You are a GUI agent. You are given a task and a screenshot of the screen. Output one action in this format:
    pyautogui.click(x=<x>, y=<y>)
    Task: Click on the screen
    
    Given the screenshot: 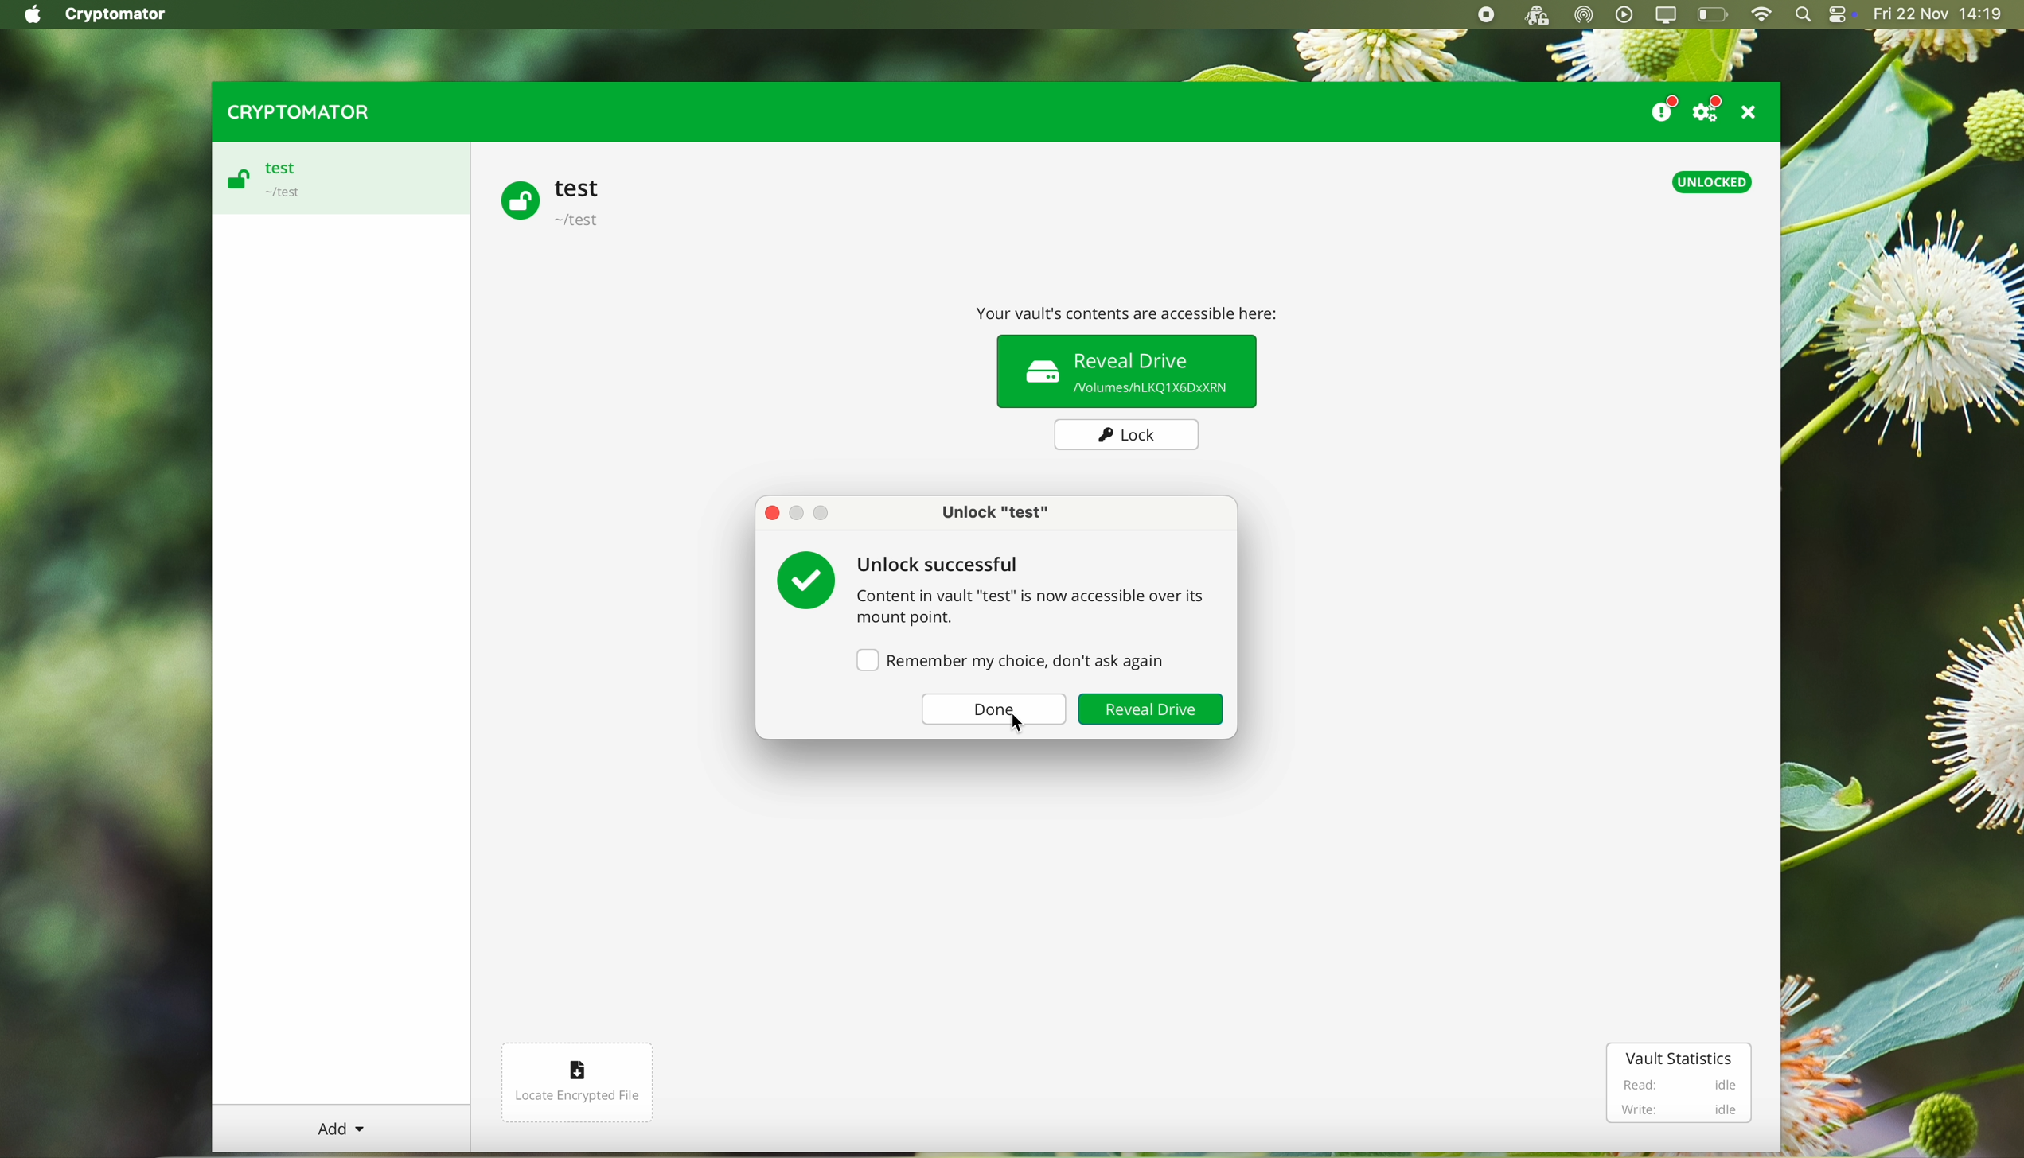 What is the action you would take?
    pyautogui.click(x=1668, y=15)
    